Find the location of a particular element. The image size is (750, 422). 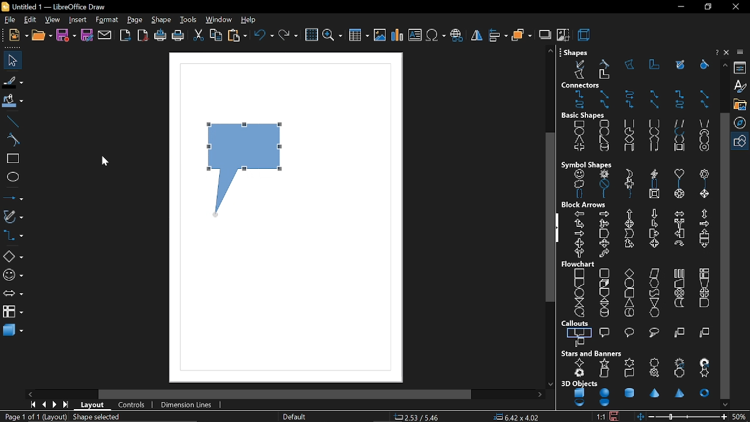

decision is located at coordinates (629, 273).